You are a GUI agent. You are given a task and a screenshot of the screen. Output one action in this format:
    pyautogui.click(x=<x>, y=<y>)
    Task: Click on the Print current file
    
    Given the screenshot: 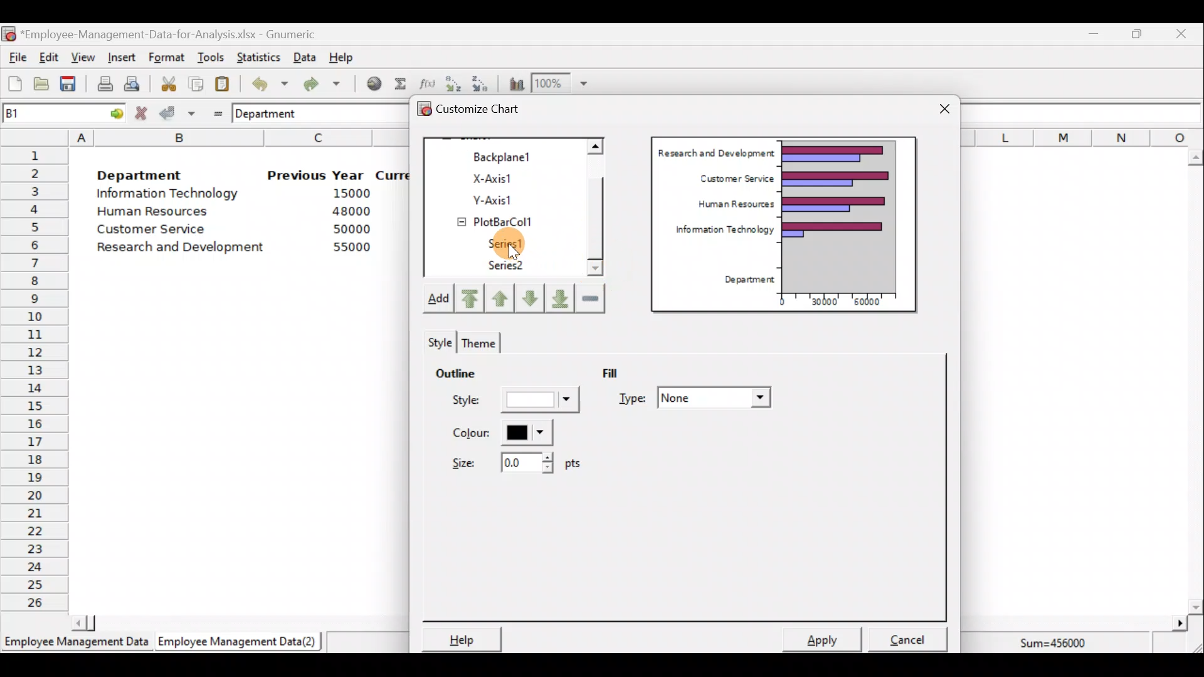 What is the action you would take?
    pyautogui.click(x=105, y=83)
    